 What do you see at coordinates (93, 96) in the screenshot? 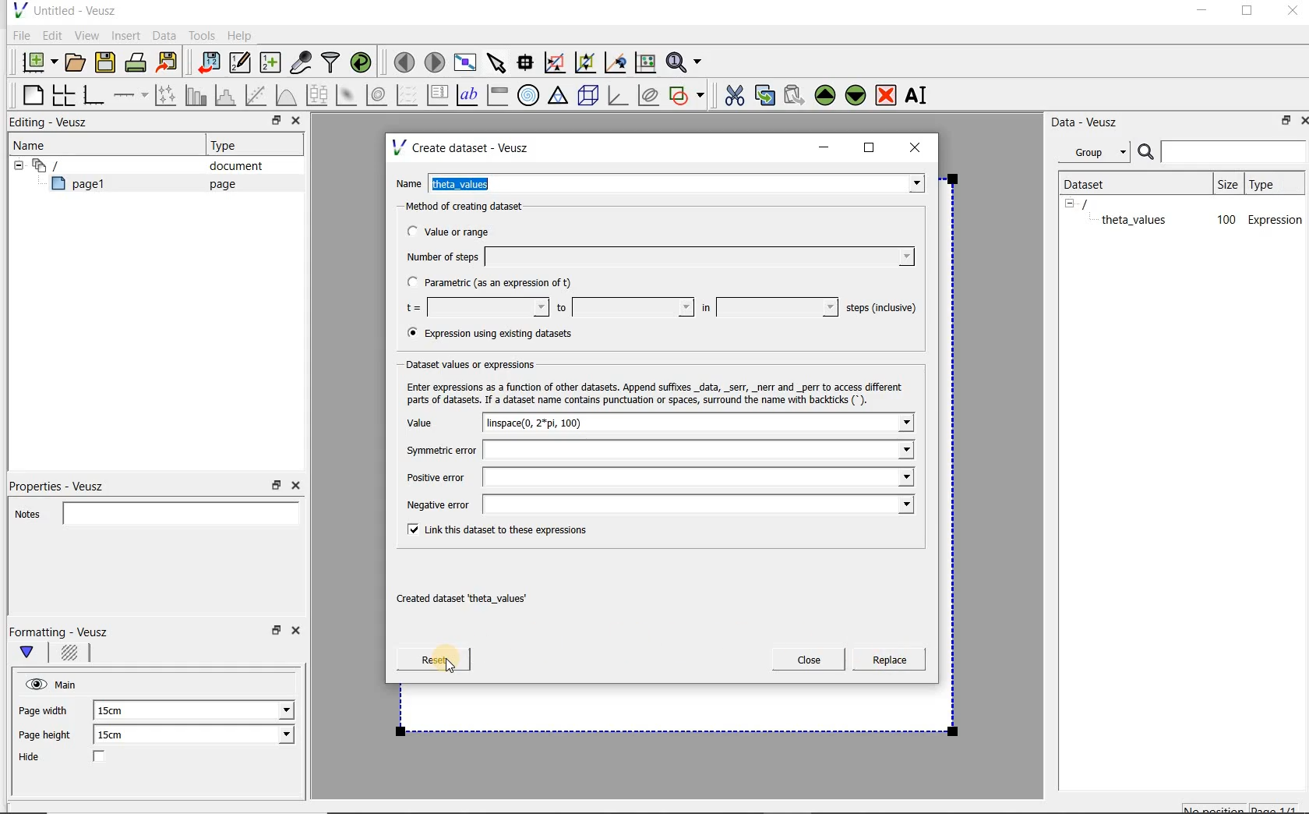
I see `base graph` at bounding box center [93, 96].